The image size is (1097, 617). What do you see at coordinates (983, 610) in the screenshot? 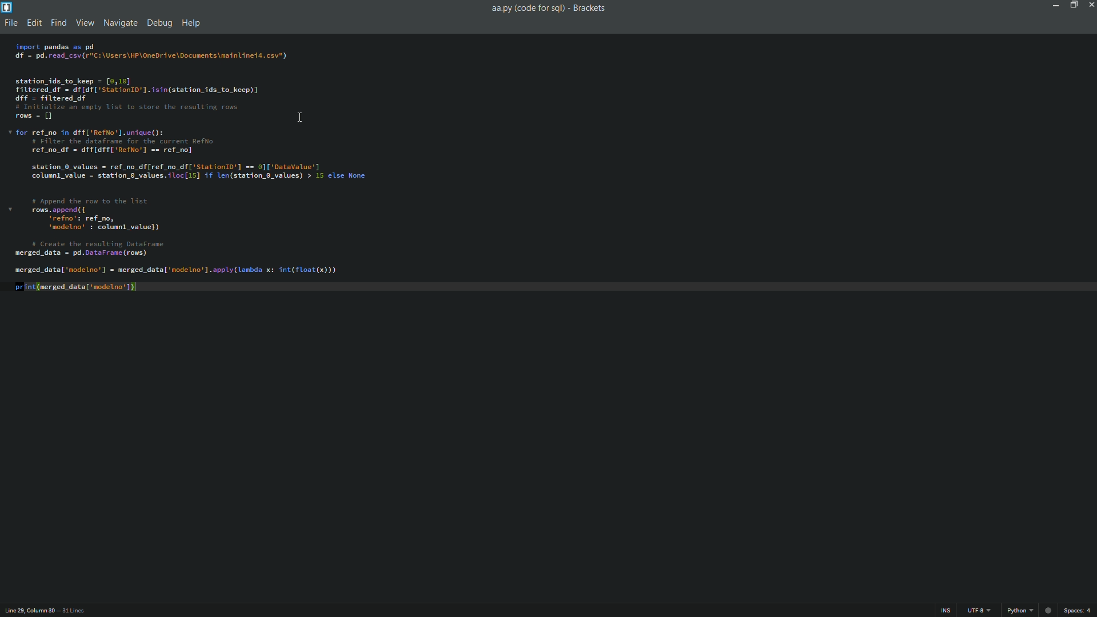
I see `file encoding` at bounding box center [983, 610].